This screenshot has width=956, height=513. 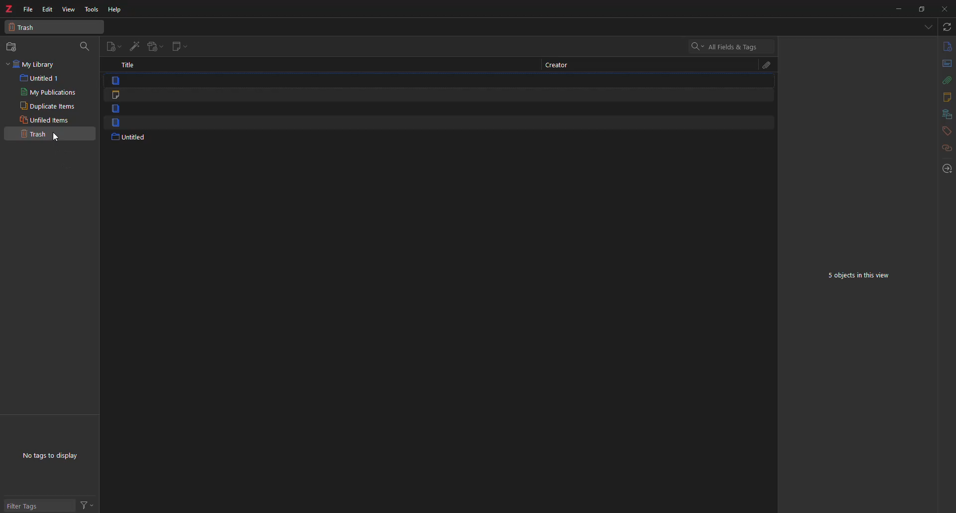 I want to click on cursor, so click(x=56, y=138).